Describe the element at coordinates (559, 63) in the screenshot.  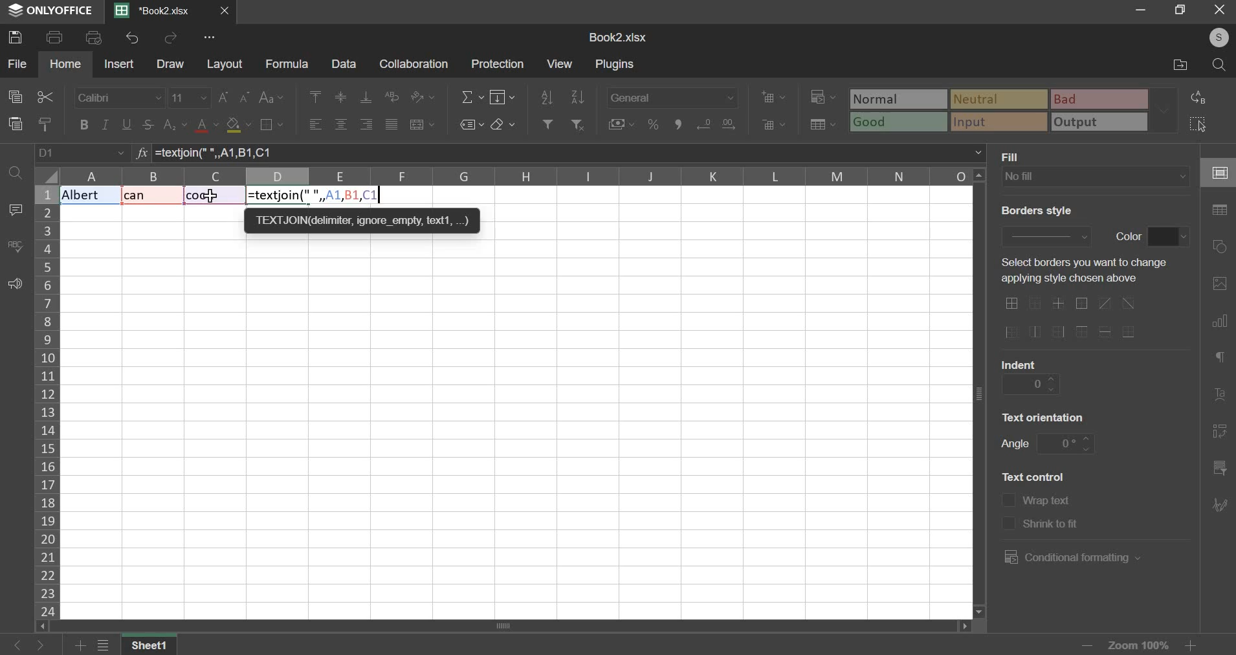
I see `view` at that location.